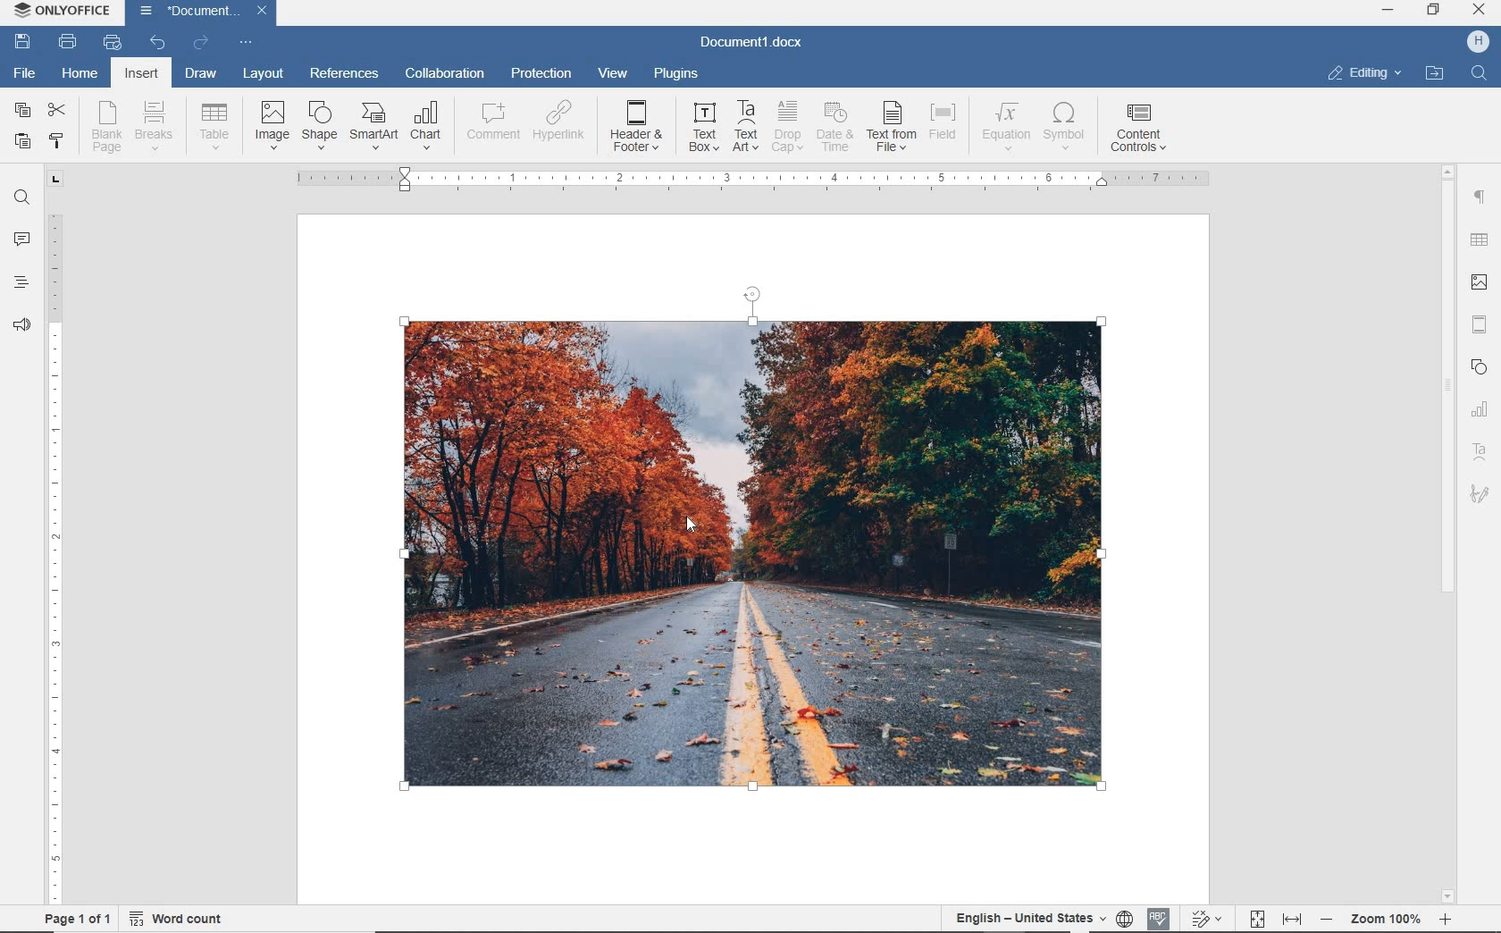  Describe the element at coordinates (1387, 9) in the screenshot. I see `minimize` at that location.